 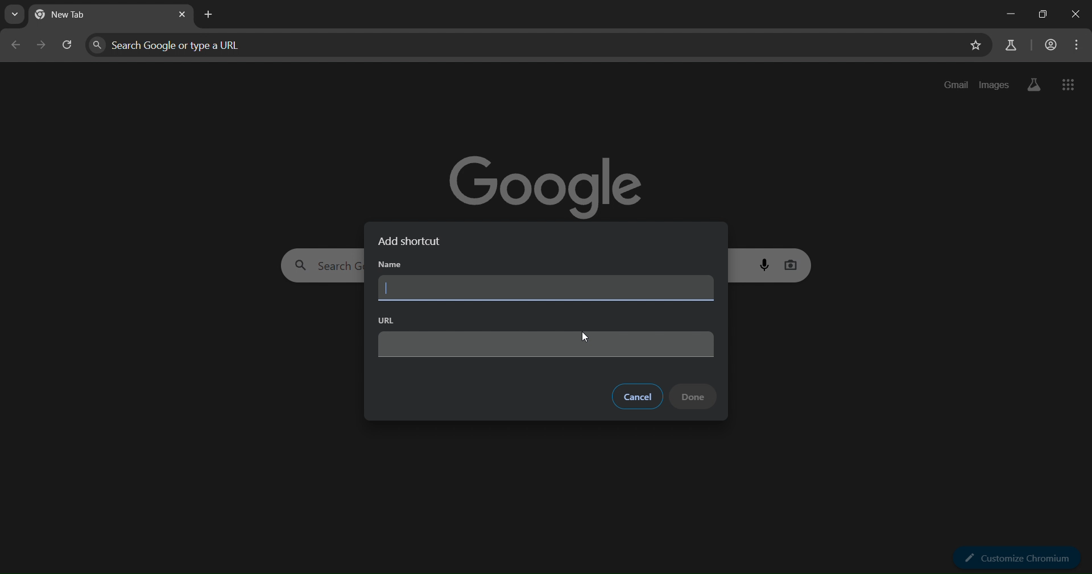 I want to click on account, so click(x=1050, y=45).